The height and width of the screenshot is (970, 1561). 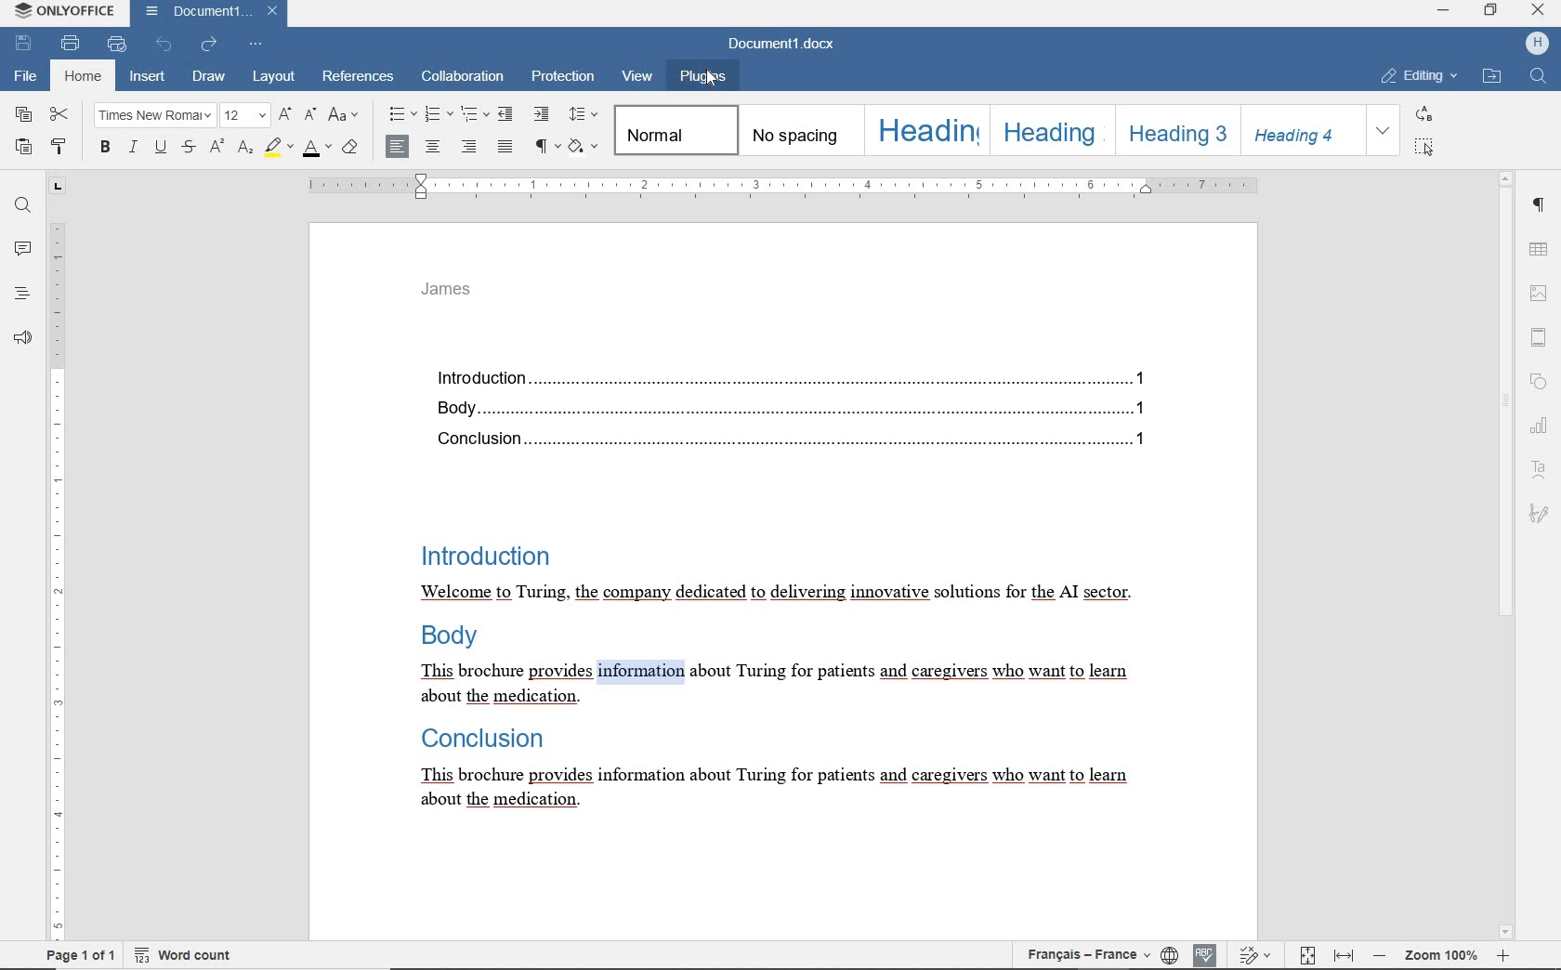 What do you see at coordinates (436, 146) in the screenshot?
I see `ALIGN CENTER` at bounding box center [436, 146].